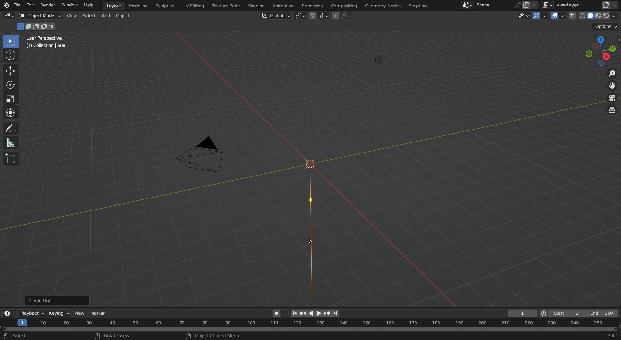 The image size is (621, 340). Describe the element at coordinates (48, 41) in the screenshot. I see `User perspective (1) Collection` at that location.